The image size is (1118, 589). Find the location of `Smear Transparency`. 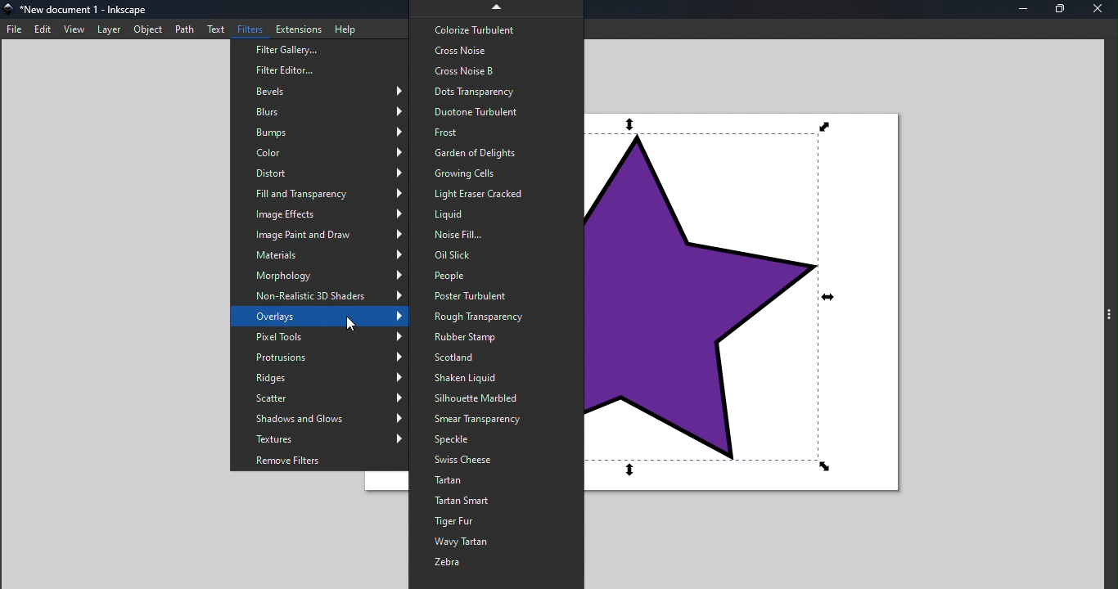

Smear Transparency is located at coordinates (498, 419).